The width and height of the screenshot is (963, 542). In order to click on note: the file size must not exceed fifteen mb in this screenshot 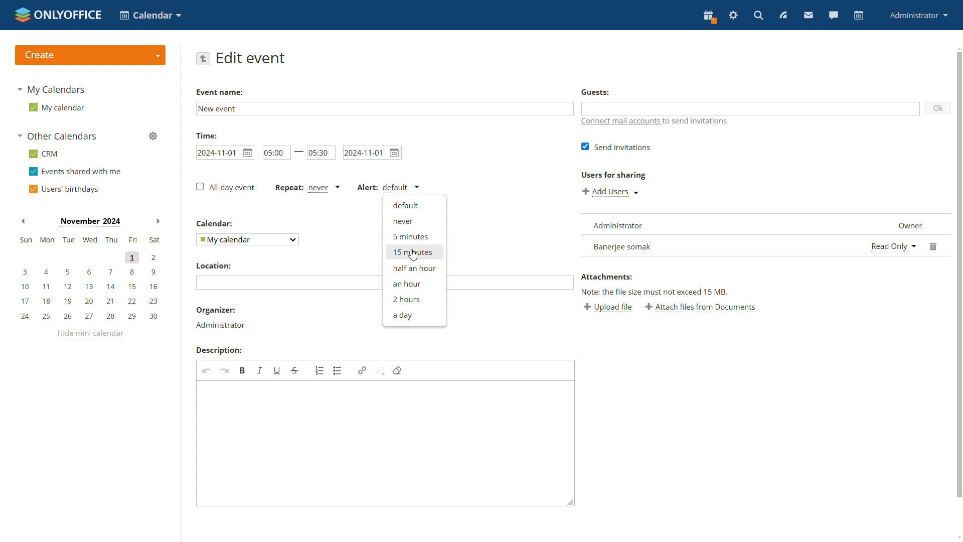, I will do `click(655, 292)`.